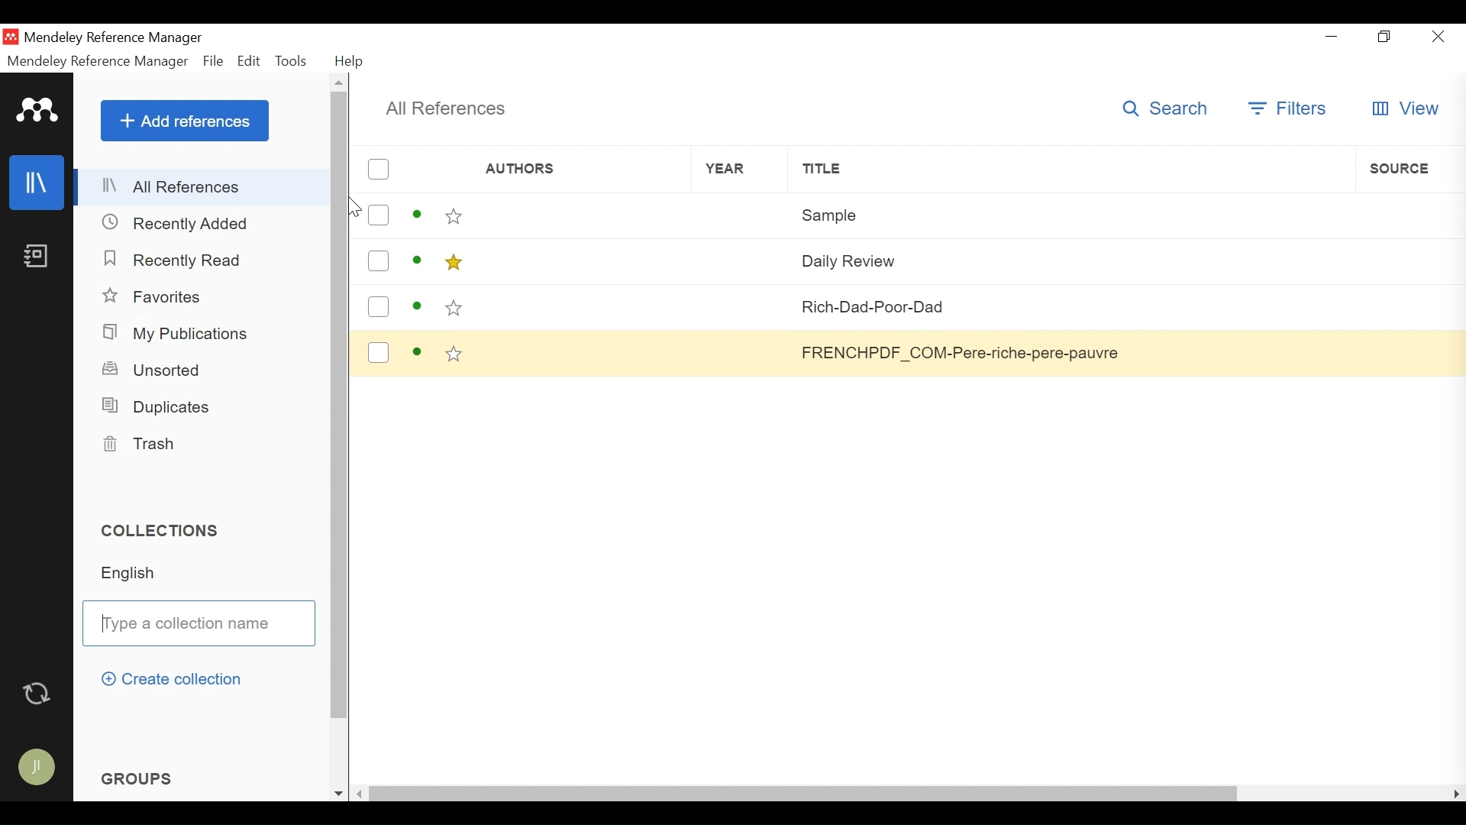 This screenshot has width=1466, height=825. What do you see at coordinates (1457, 793) in the screenshot?
I see `Scroll Right` at bounding box center [1457, 793].